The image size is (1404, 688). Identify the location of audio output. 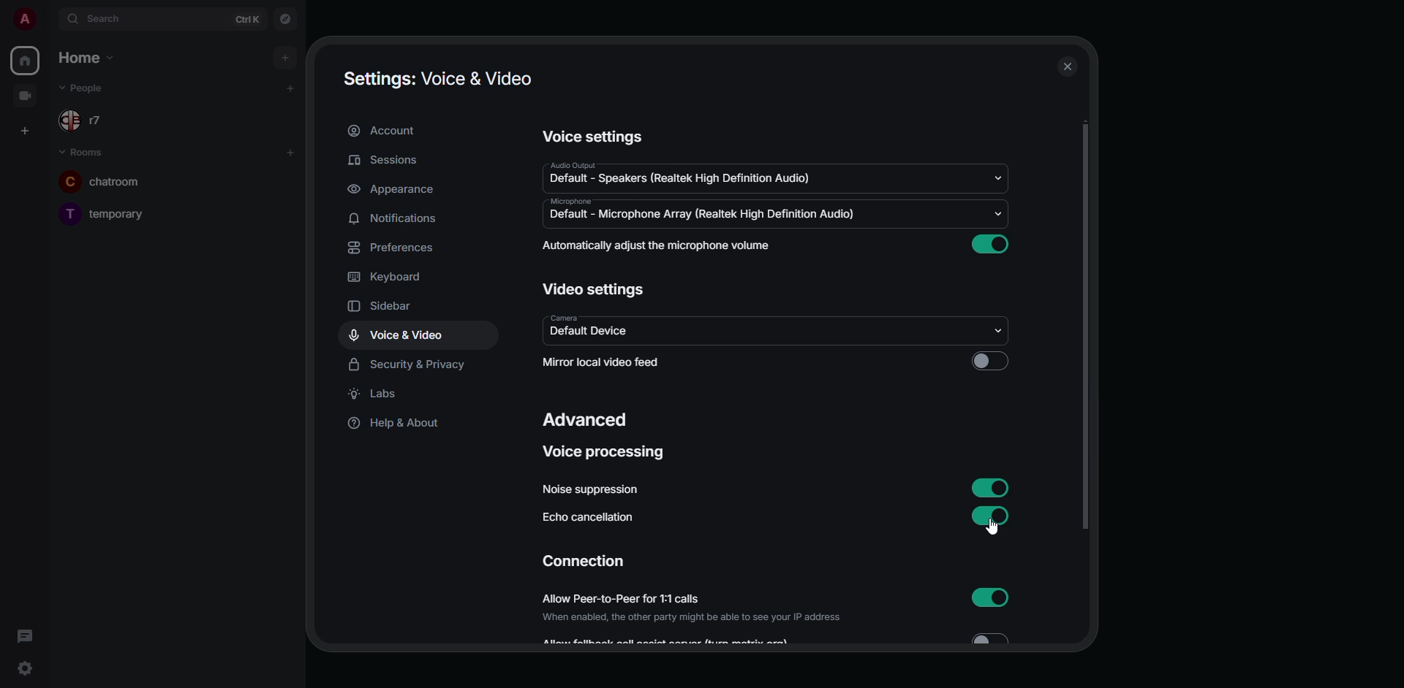
(571, 165).